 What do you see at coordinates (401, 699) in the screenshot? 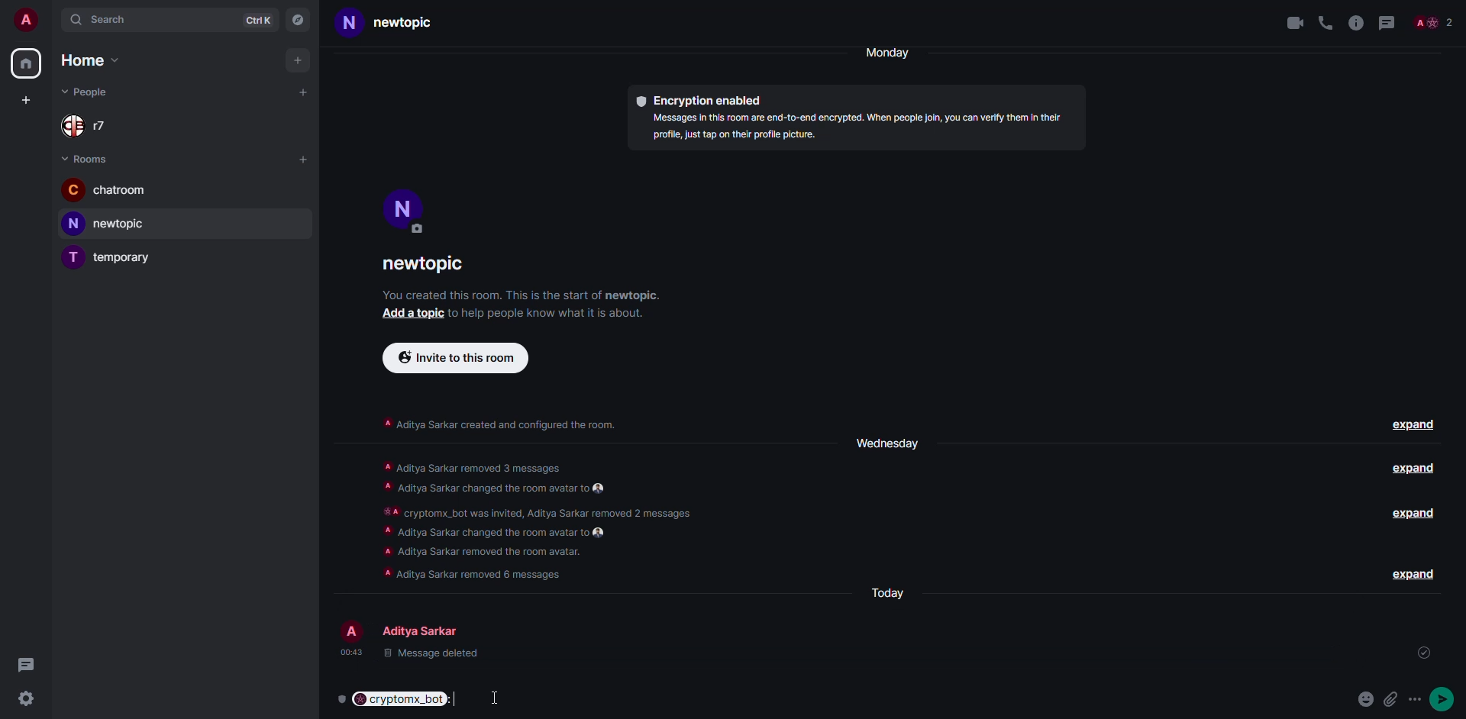
I see `cryptomx_bot` at bounding box center [401, 699].